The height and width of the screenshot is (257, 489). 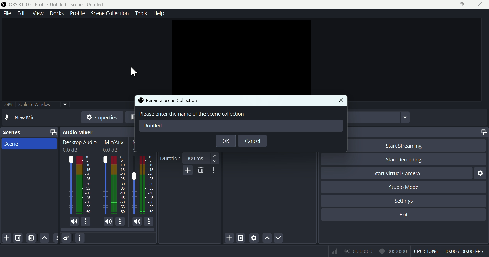 What do you see at coordinates (201, 171) in the screenshot?
I see `Delete` at bounding box center [201, 171].